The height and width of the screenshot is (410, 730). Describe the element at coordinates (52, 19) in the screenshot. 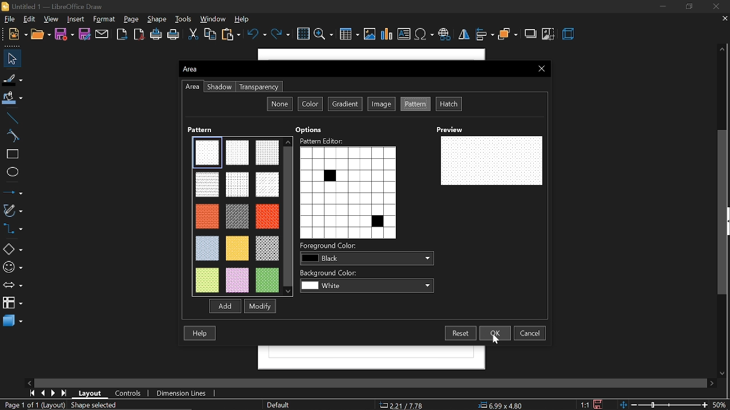

I see `view` at that location.